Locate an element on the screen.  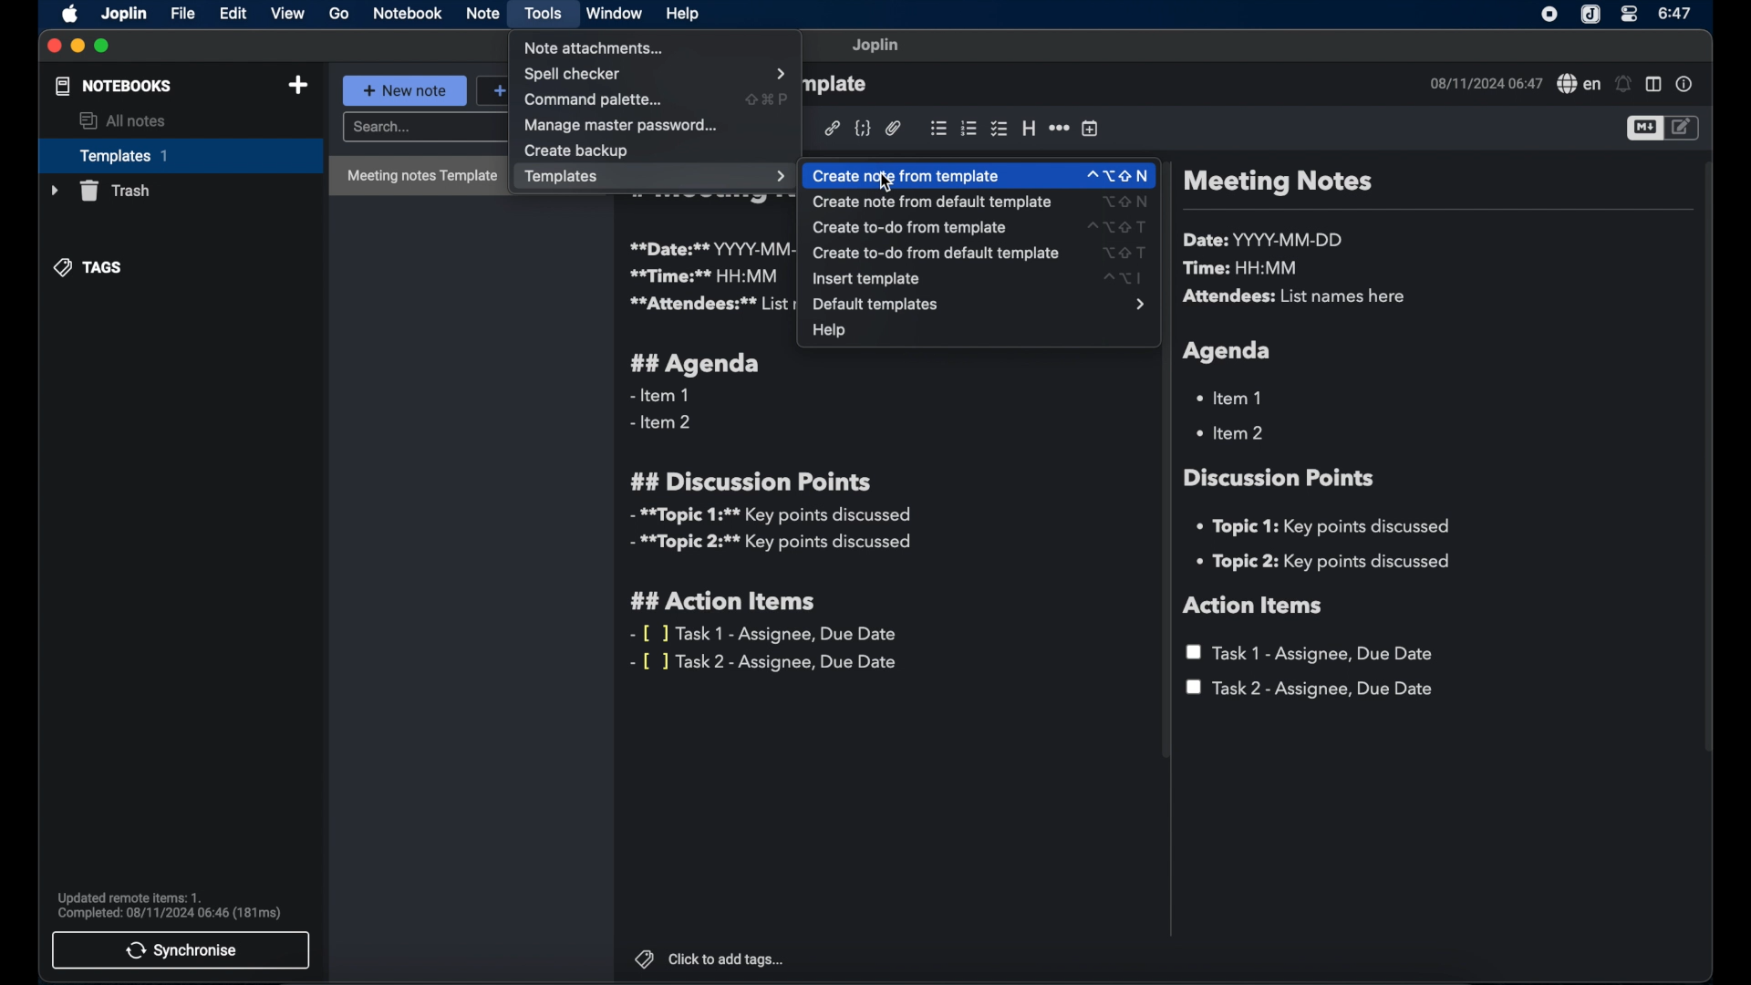
topic 1: key points discussed is located at coordinates (1330, 526).